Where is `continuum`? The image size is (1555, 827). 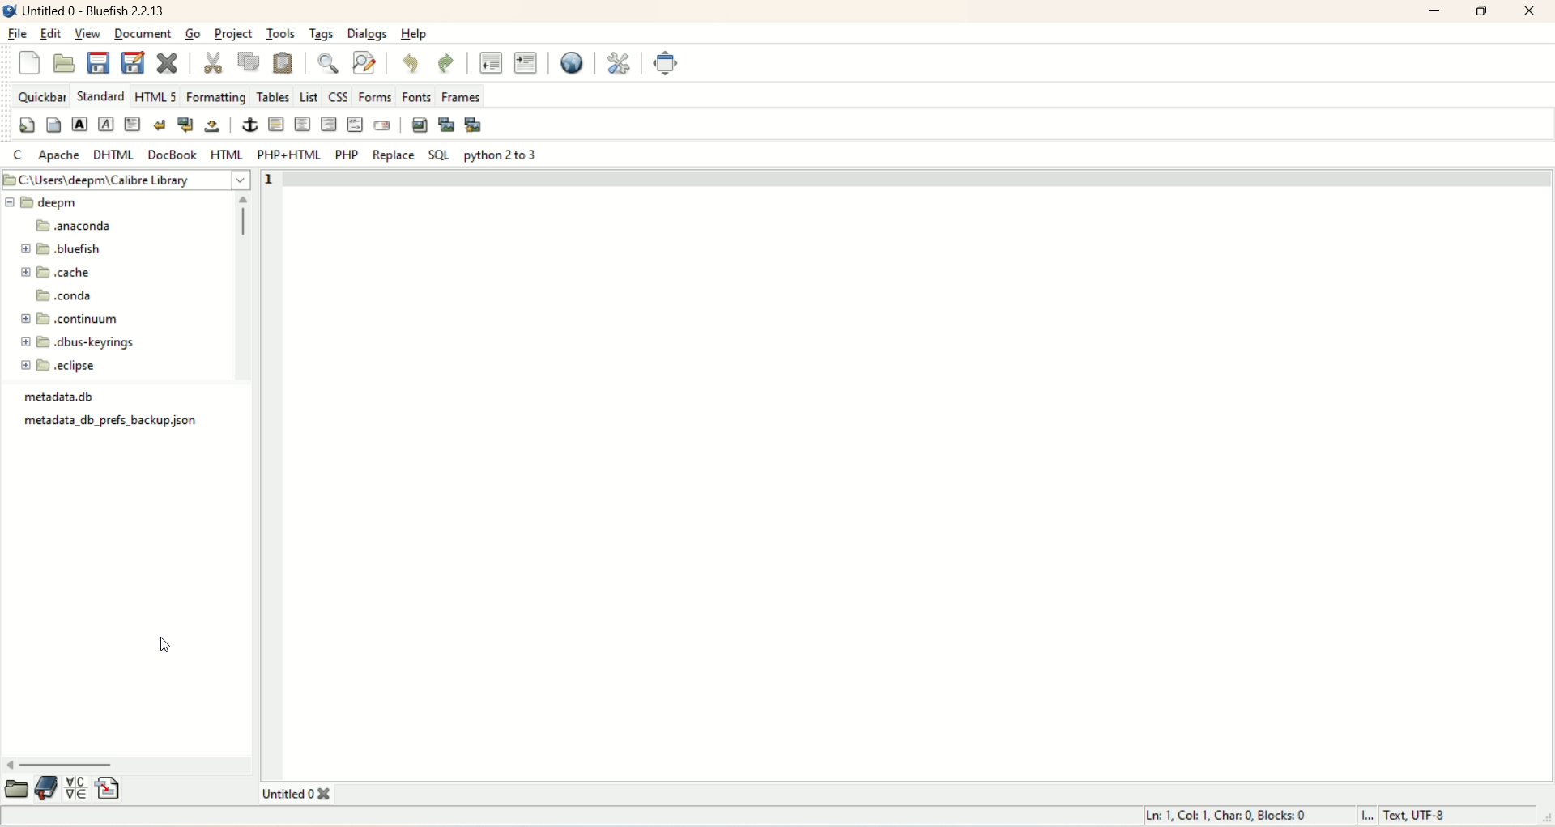
continuum is located at coordinates (75, 318).